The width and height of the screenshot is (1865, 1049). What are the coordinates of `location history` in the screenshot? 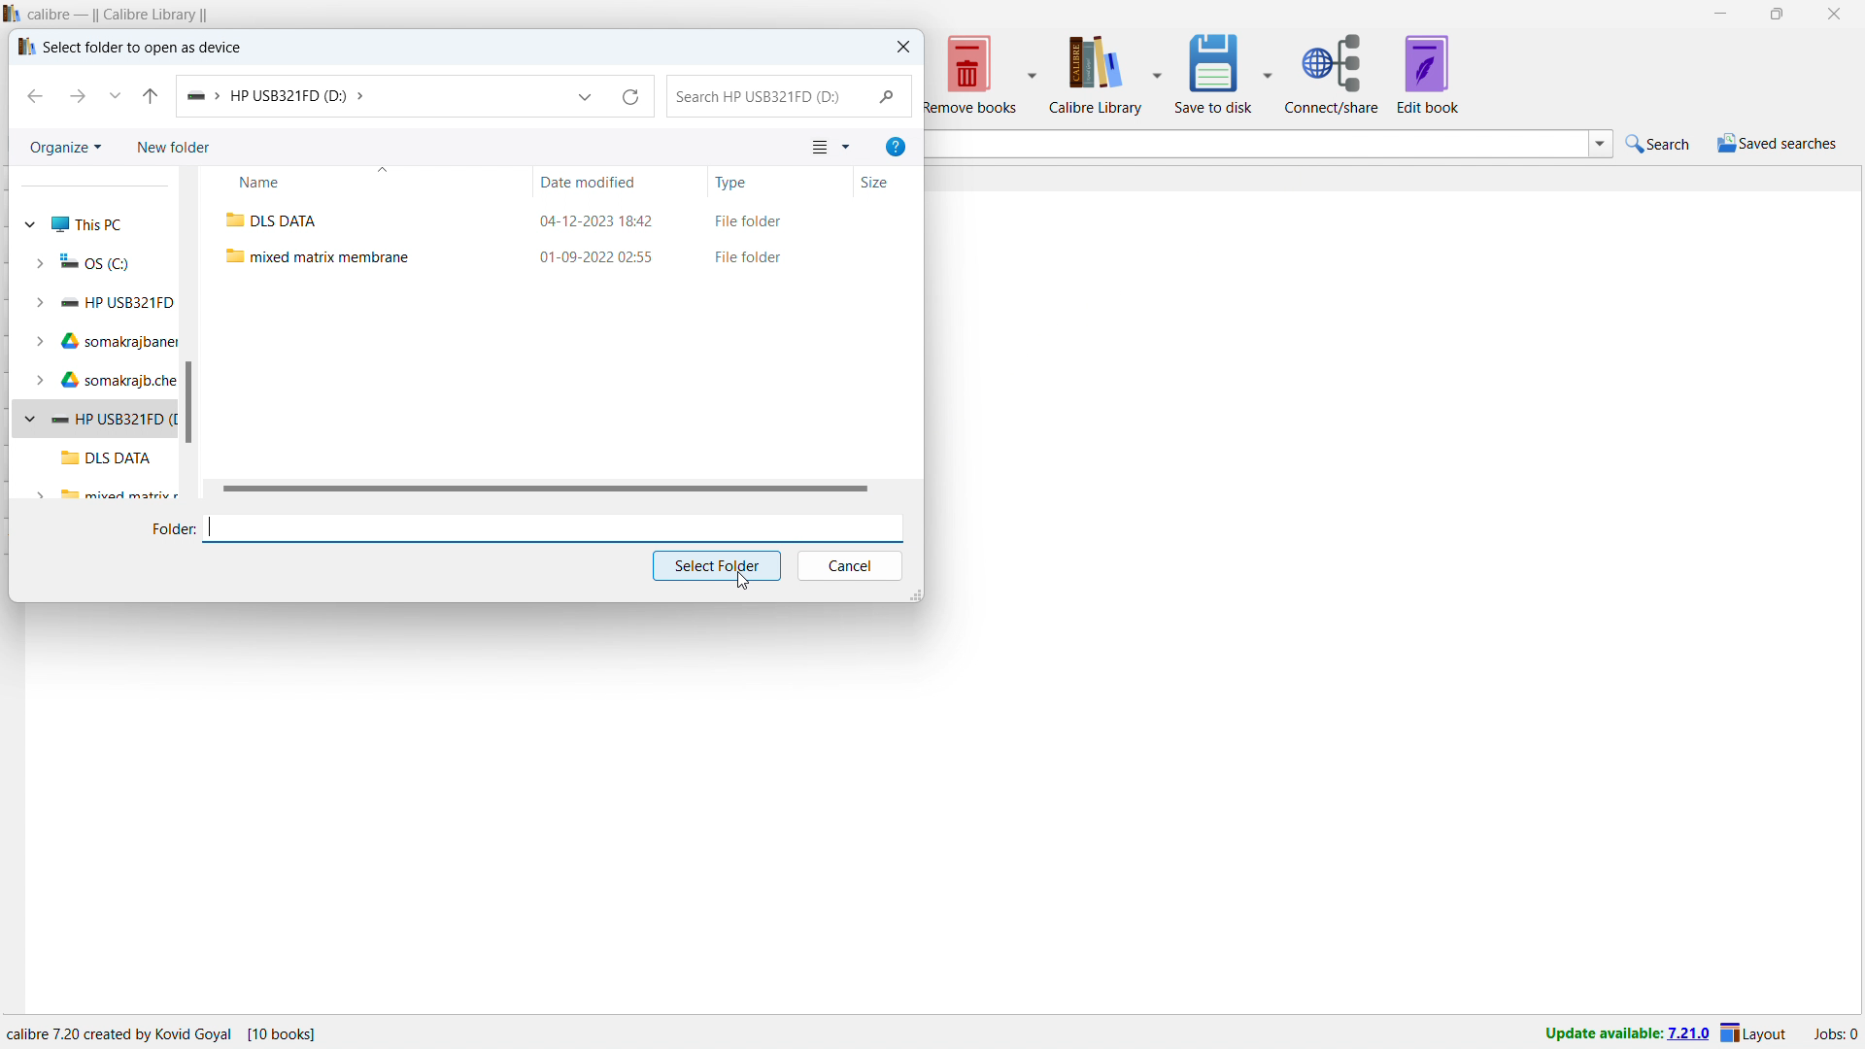 It's located at (585, 97).